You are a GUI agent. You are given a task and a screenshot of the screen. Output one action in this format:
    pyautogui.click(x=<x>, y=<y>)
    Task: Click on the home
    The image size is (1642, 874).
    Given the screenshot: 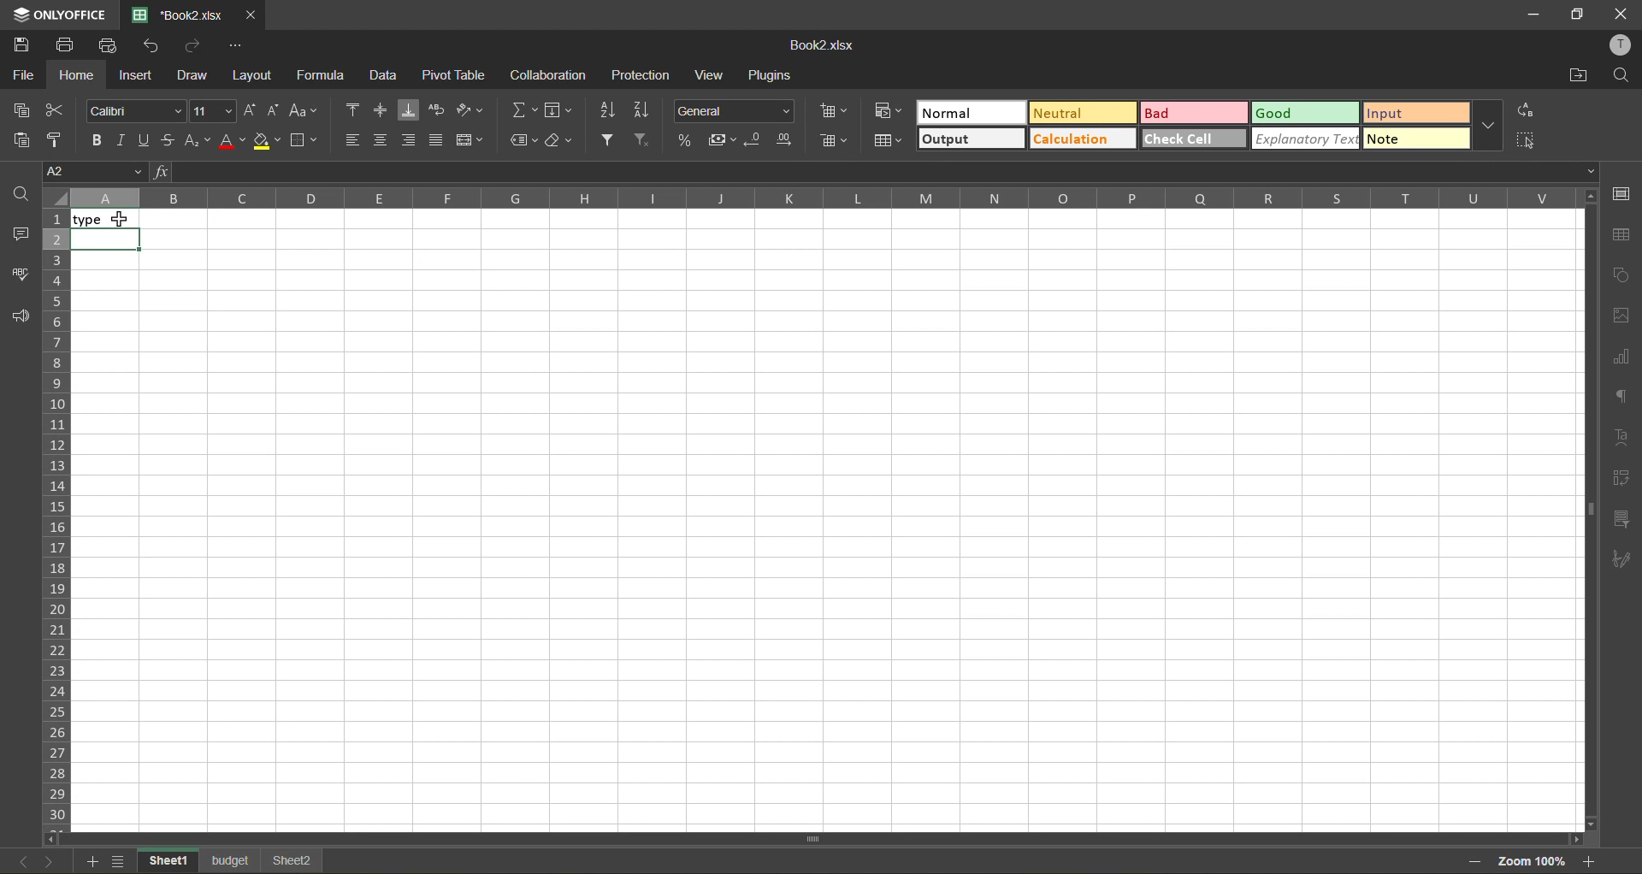 What is the action you would take?
    pyautogui.click(x=77, y=75)
    